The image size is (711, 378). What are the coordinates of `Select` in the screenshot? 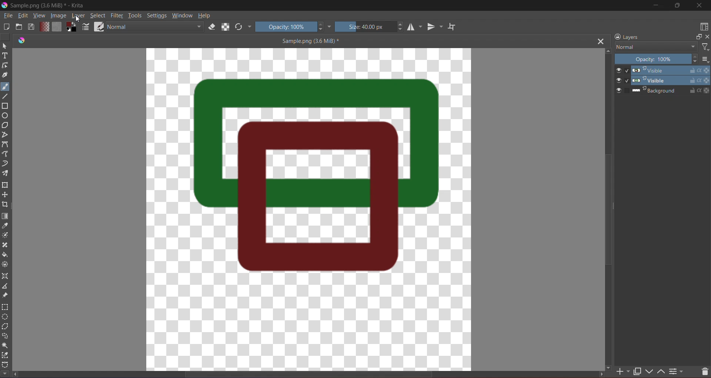 It's located at (5, 46).